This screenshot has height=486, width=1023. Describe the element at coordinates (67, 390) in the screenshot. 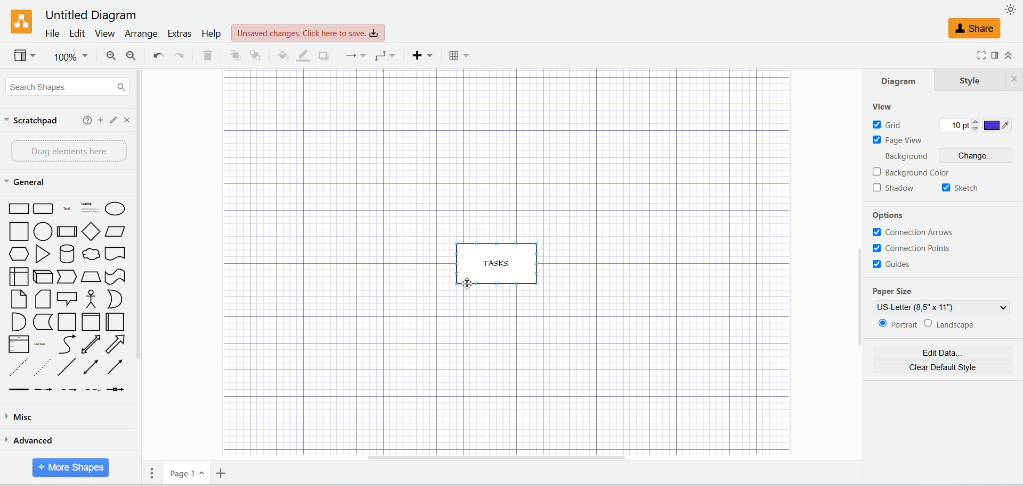

I see `Connector with 2 label` at that location.